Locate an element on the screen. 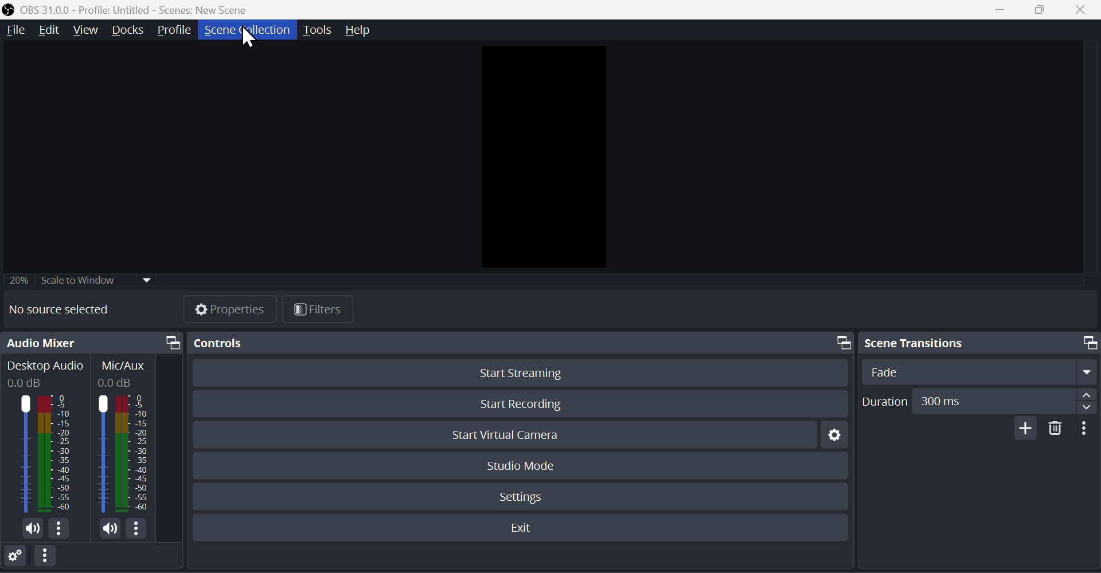 The height and width of the screenshot is (573, 1101). cursor on scene collection is located at coordinates (249, 38).